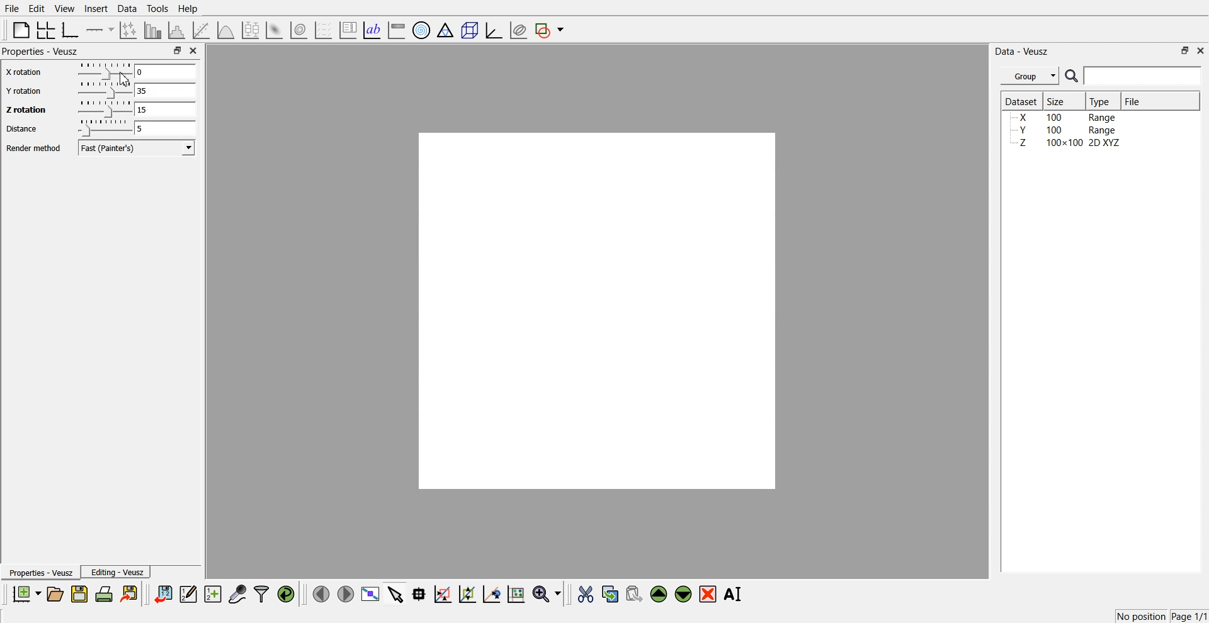 Image resolution: width=1209 pixels, height=623 pixels. What do you see at coordinates (323, 31) in the screenshot?
I see `Plot a vector field` at bounding box center [323, 31].